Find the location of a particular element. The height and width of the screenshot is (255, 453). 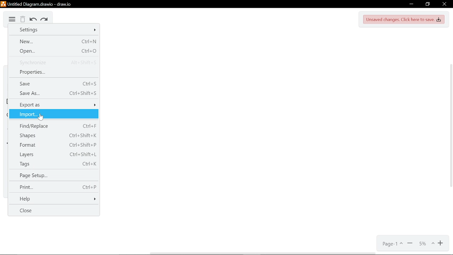

Page options is located at coordinates (391, 243).